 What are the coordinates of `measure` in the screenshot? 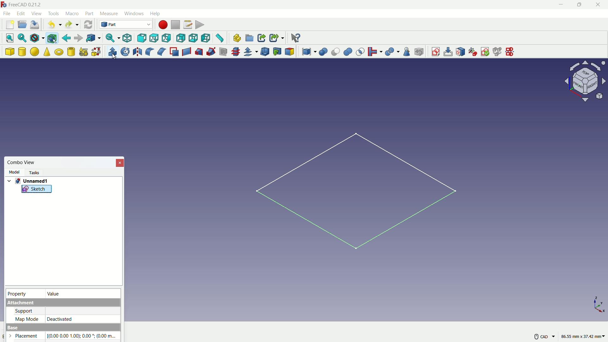 It's located at (109, 13).